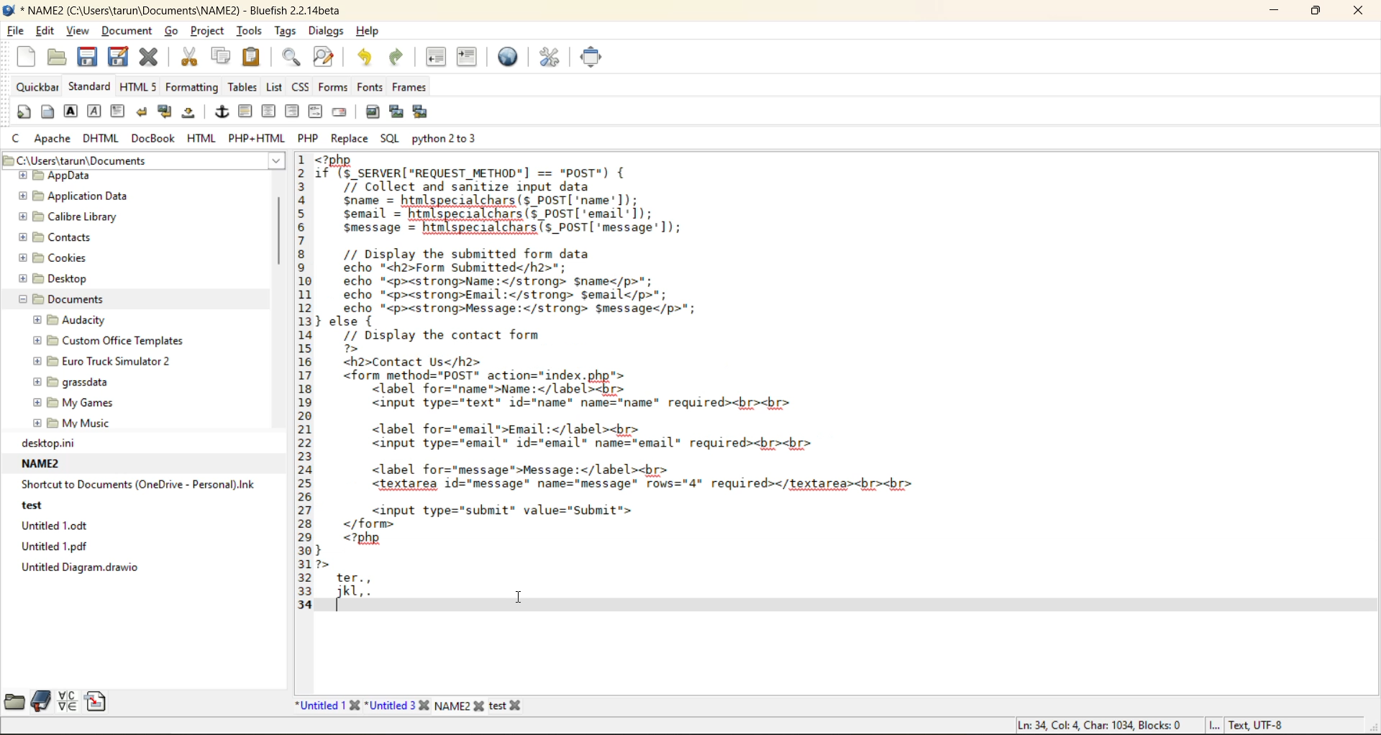 This screenshot has width=1381, height=735. I want to click on Cookies, so click(53, 257).